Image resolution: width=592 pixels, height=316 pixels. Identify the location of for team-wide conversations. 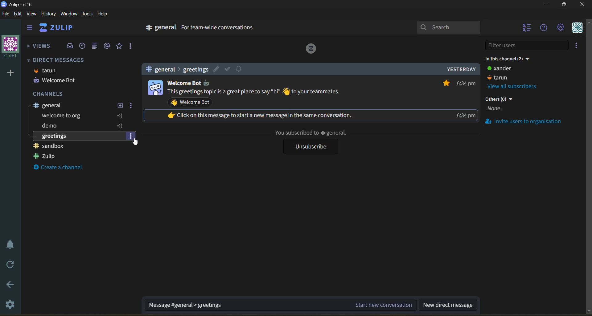
(218, 28).